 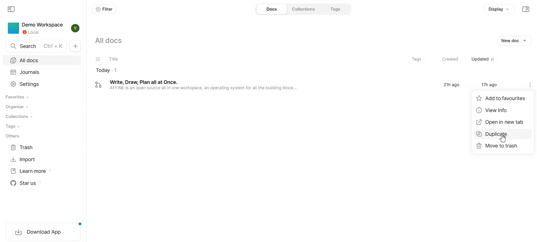 I want to click on Title, so click(x=114, y=59).